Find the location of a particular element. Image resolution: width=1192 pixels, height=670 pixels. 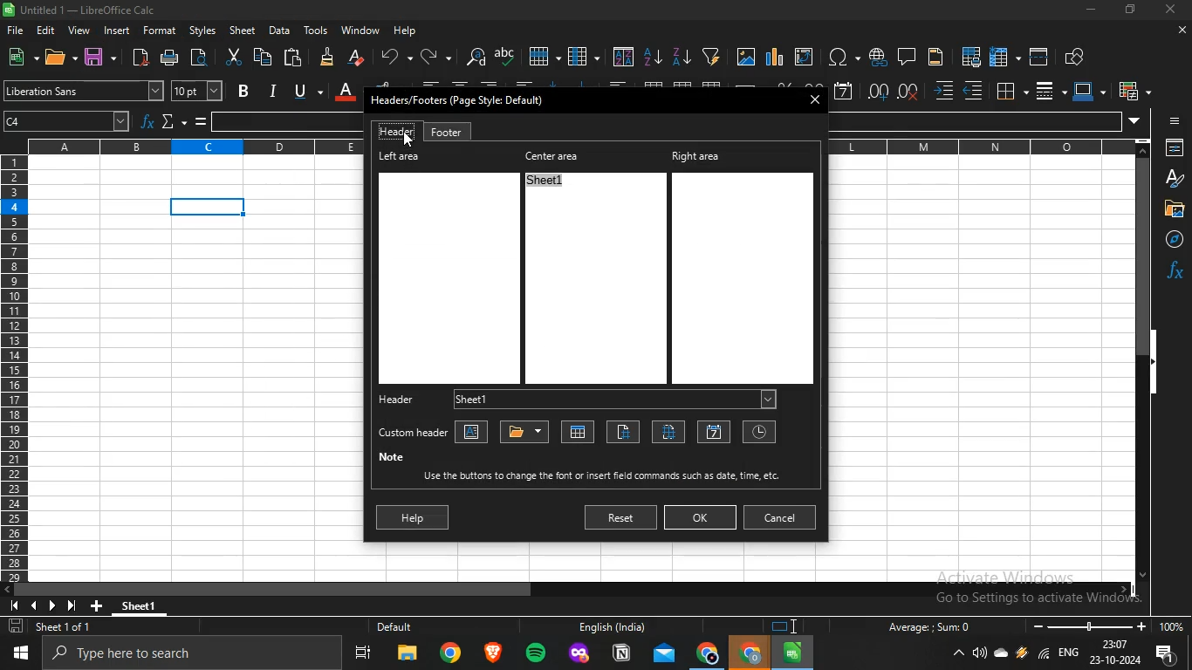

sheet1 is located at coordinates (149, 604).